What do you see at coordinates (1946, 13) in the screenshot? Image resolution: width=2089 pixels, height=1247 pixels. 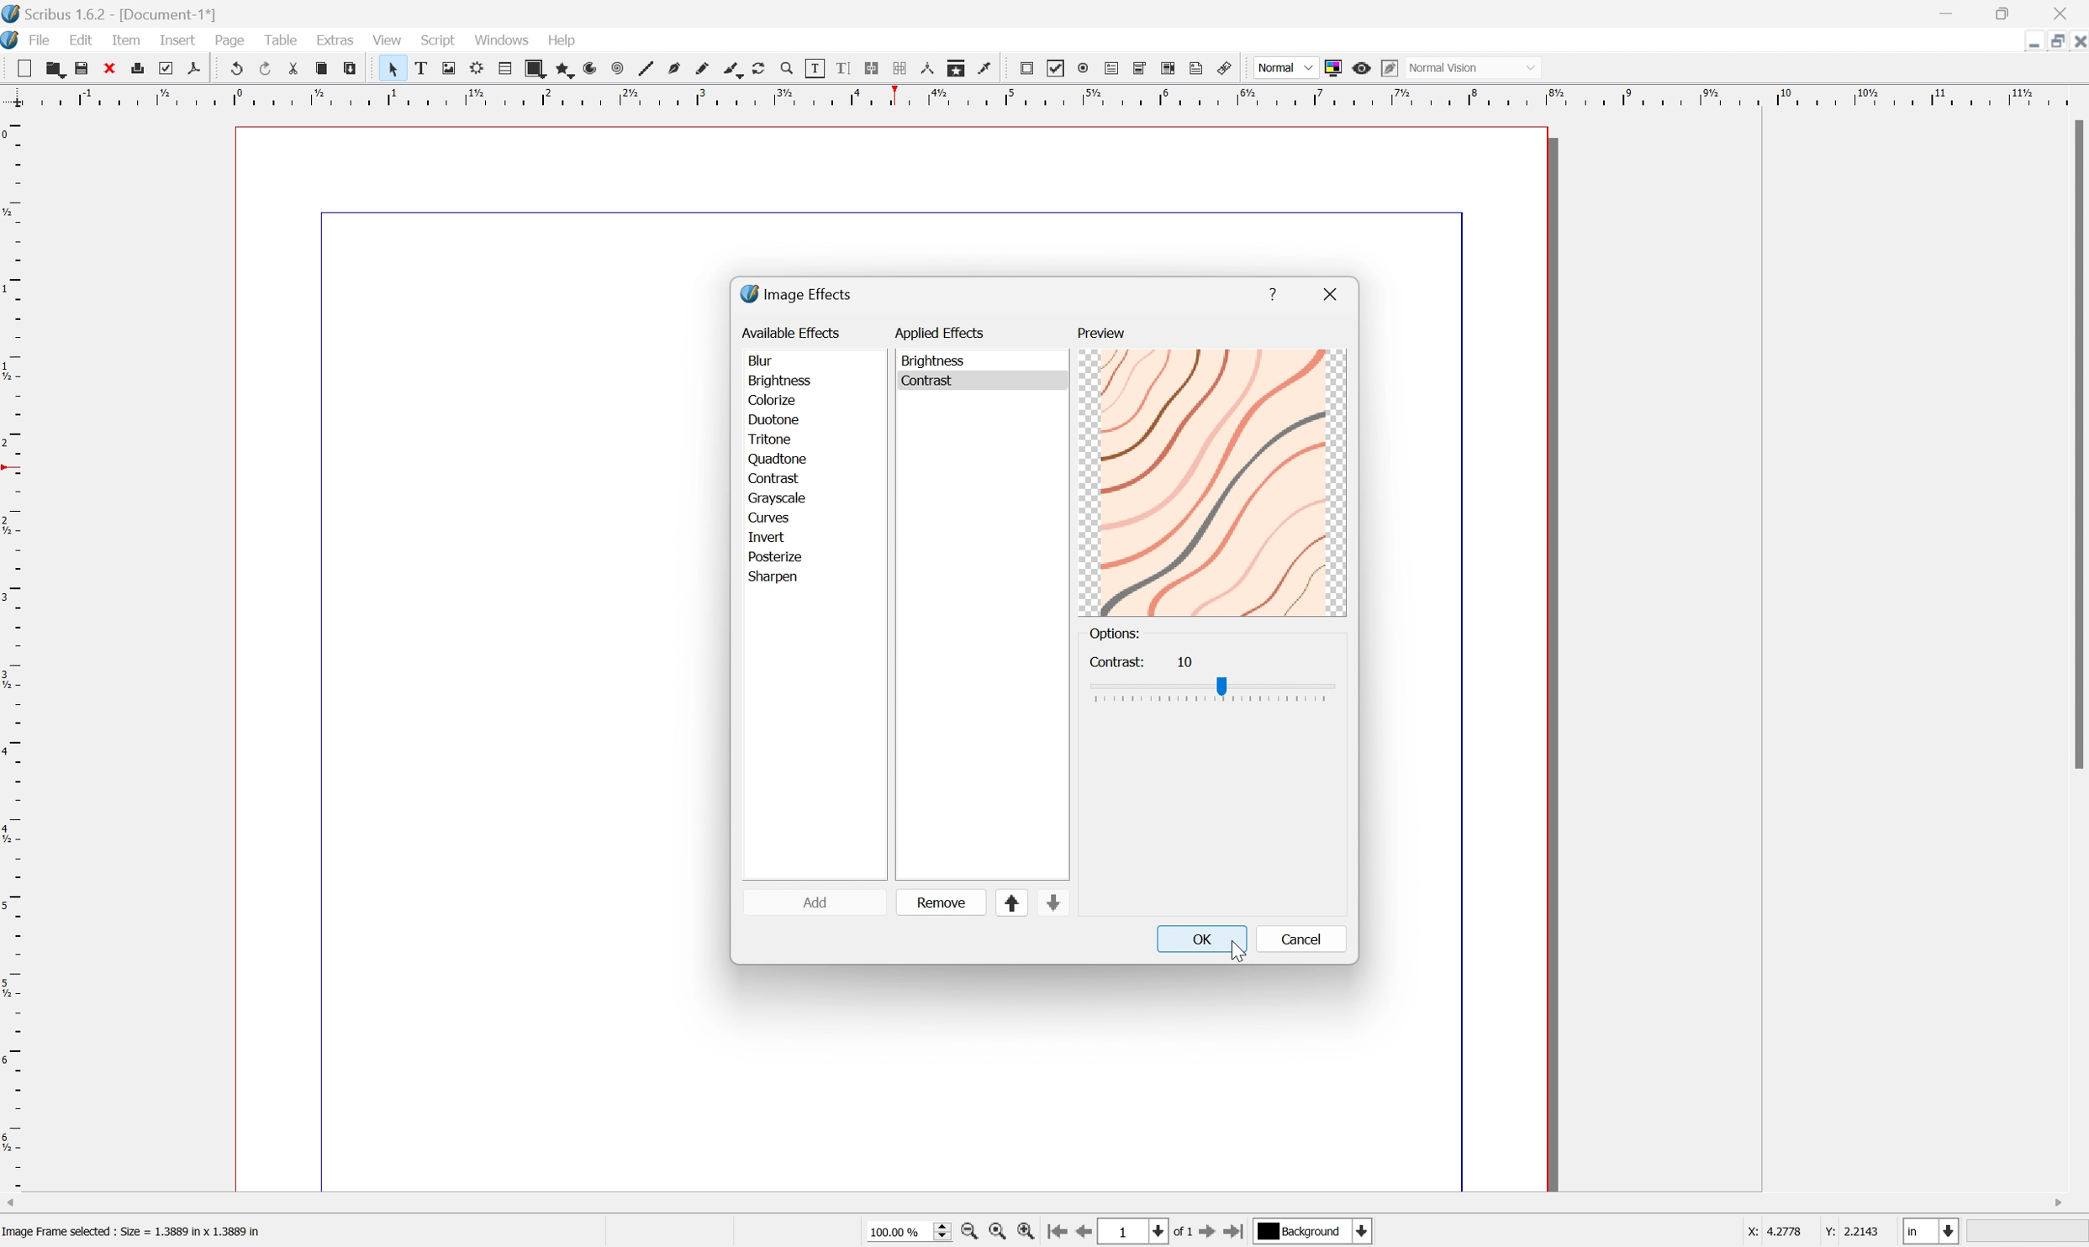 I see `Minimize` at bounding box center [1946, 13].